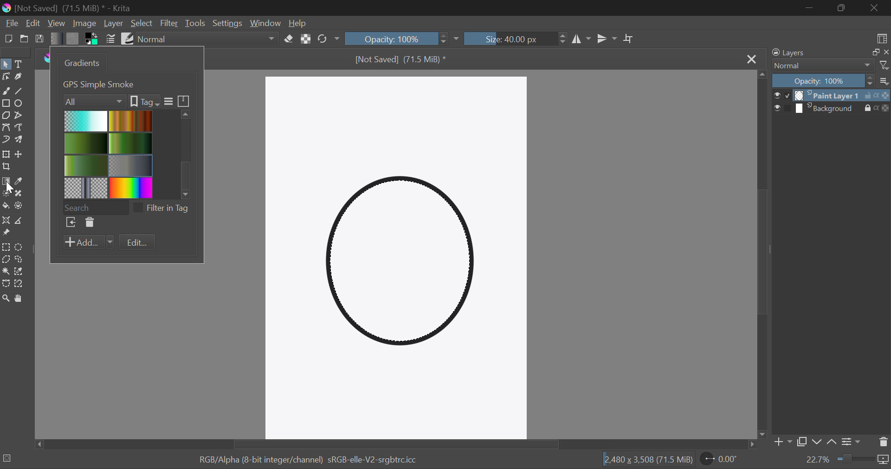 This screenshot has width=891, height=469. What do you see at coordinates (797, 52) in the screenshot?
I see `Layers Docker` at bounding box center [797, 52].